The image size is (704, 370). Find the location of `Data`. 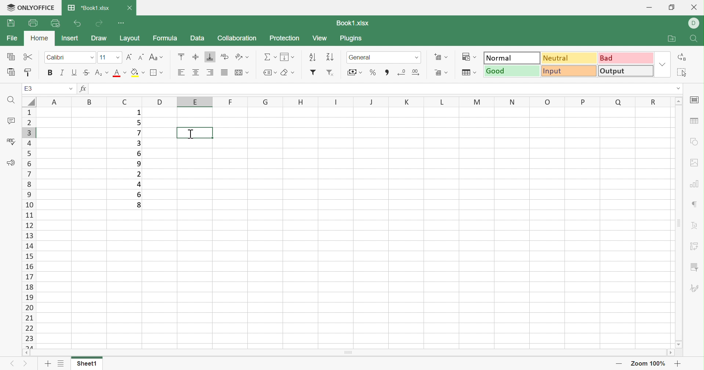

Data is located at coordinates (199, 38).